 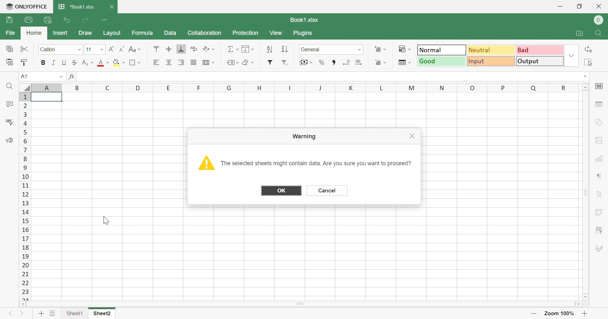 I want to click on Align Center, so click(x=169, y=63).